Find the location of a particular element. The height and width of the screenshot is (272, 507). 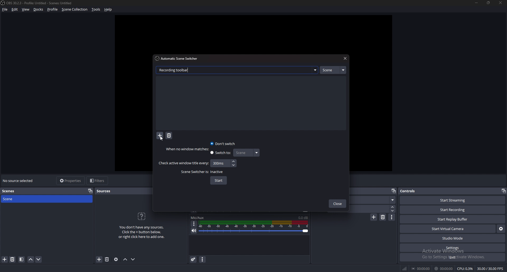

fps is located at coordinates (491, 269).